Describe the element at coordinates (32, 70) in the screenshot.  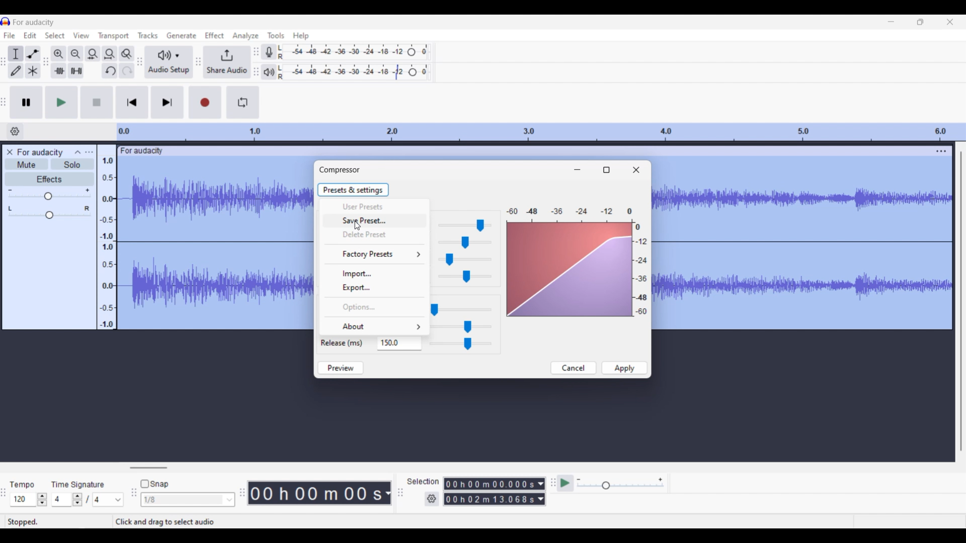
I see `Multi tool` at that location.